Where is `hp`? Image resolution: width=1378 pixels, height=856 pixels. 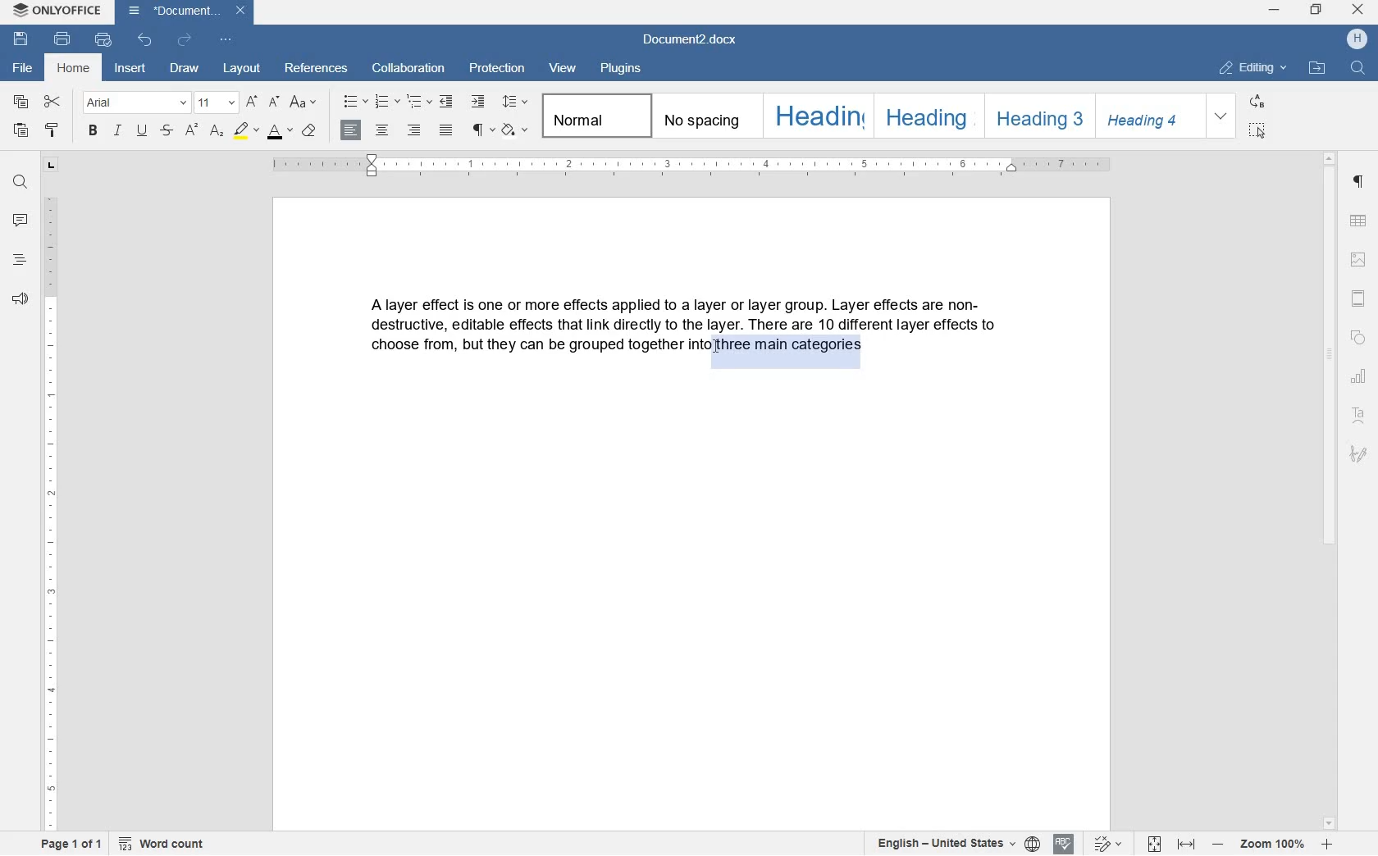
hp is located at coordinates (1359, 39).